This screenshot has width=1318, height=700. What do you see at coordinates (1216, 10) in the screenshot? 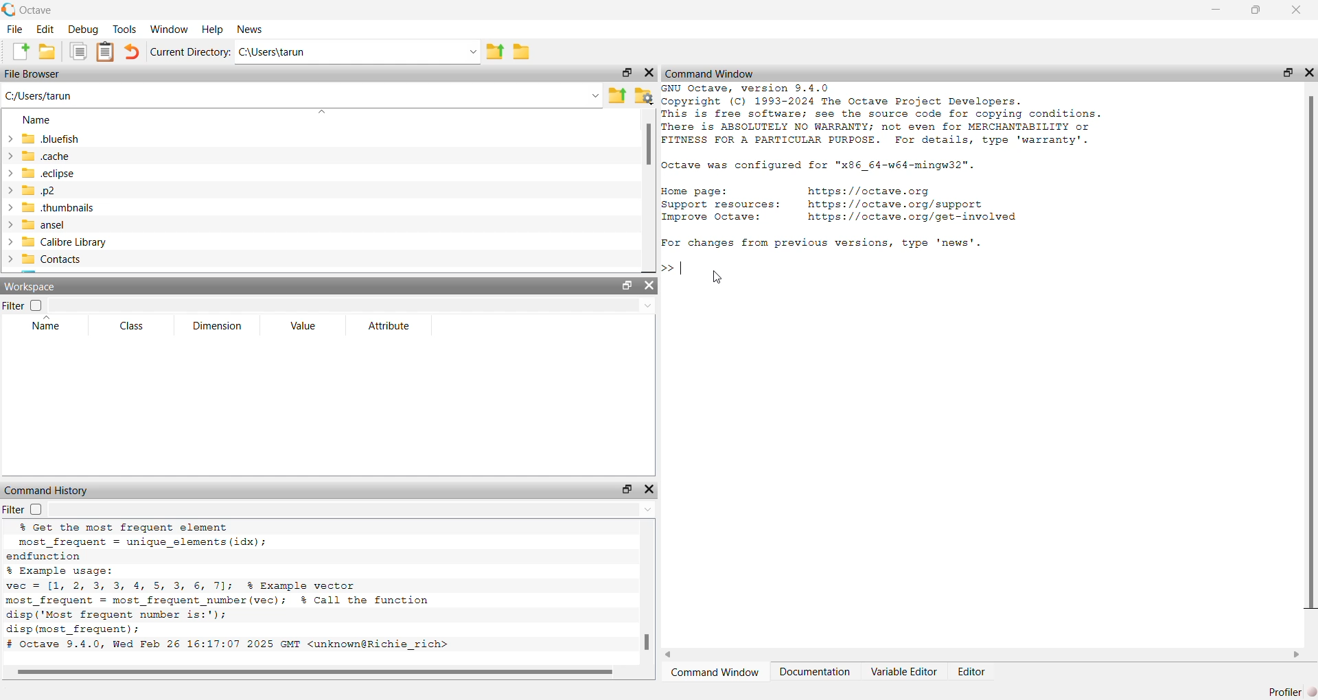
I see `minimize` at bounding box center [1216, 10].